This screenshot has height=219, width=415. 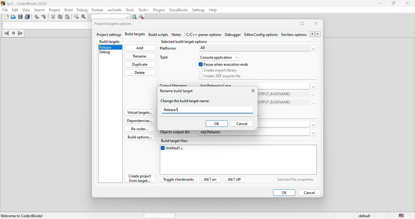 I want to click on new, so click(x=5, y=18).